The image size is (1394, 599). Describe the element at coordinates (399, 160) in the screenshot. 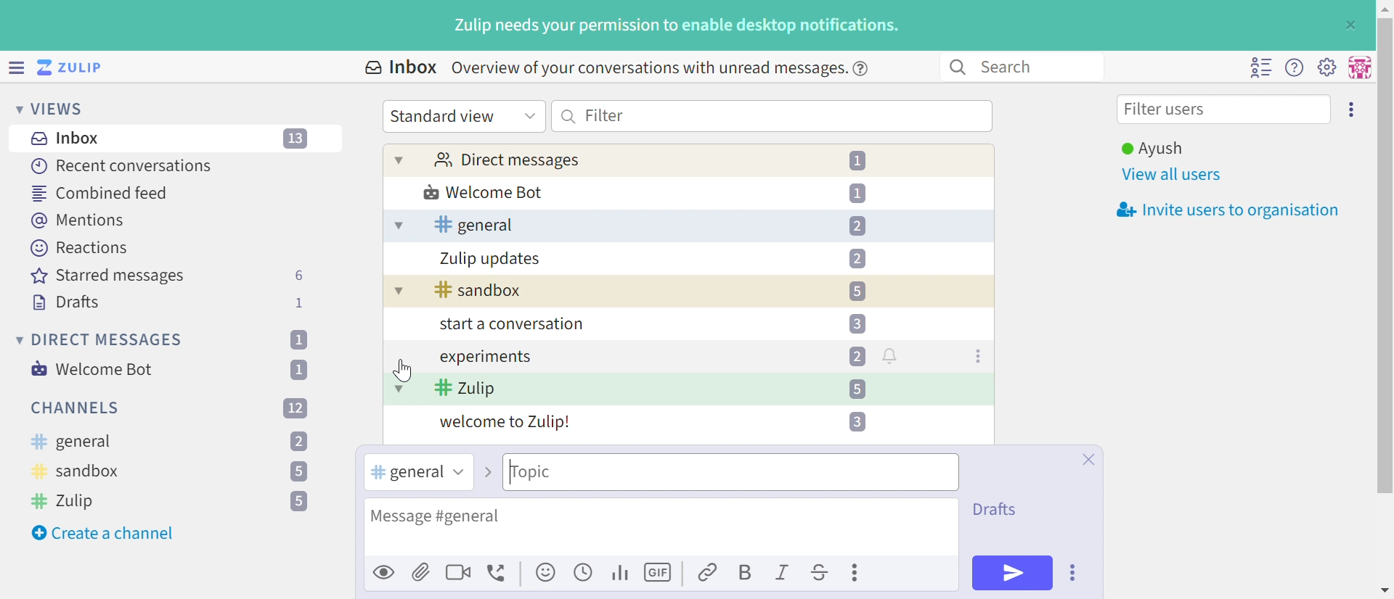

I see `Drop Down` at that location.